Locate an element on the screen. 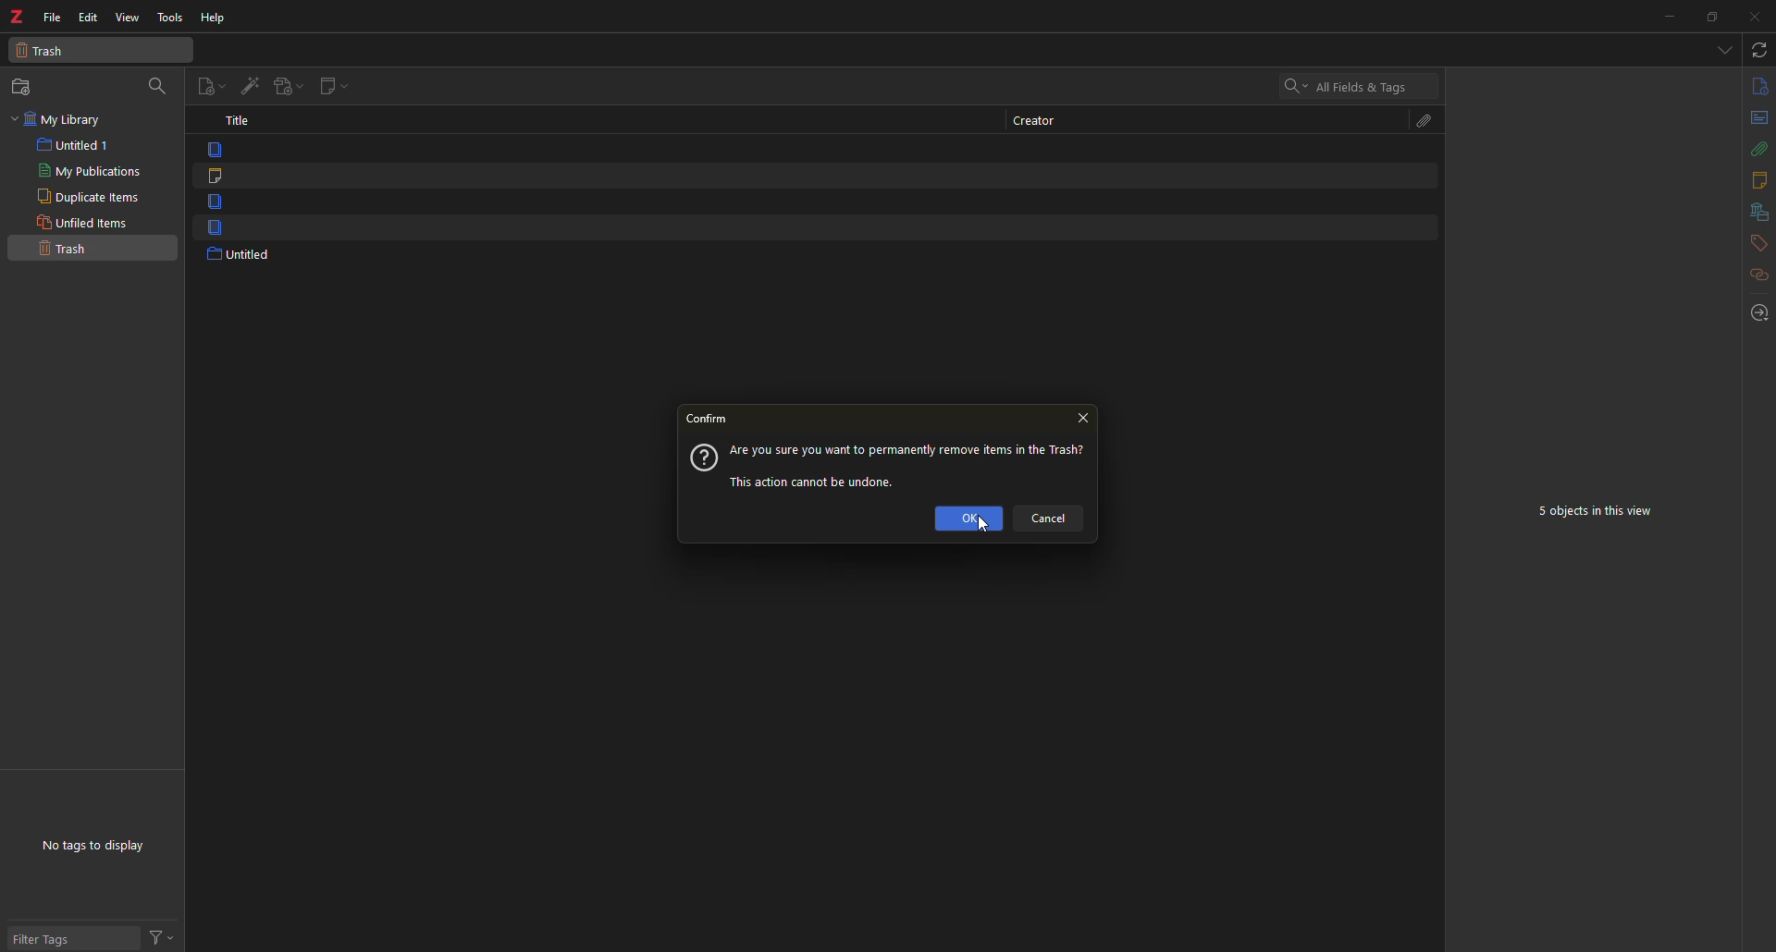  attach is located at coordinates (1761, 149).